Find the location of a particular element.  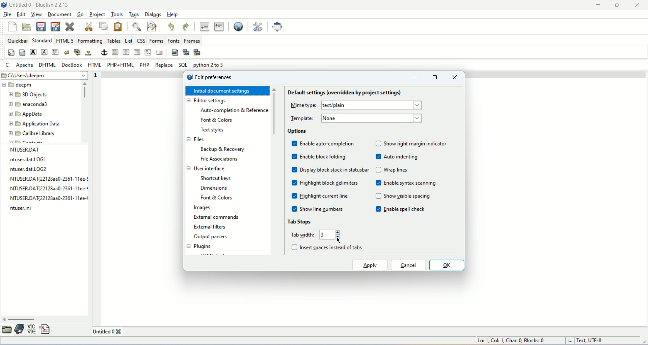

apply is located at coordinates (370, 266).